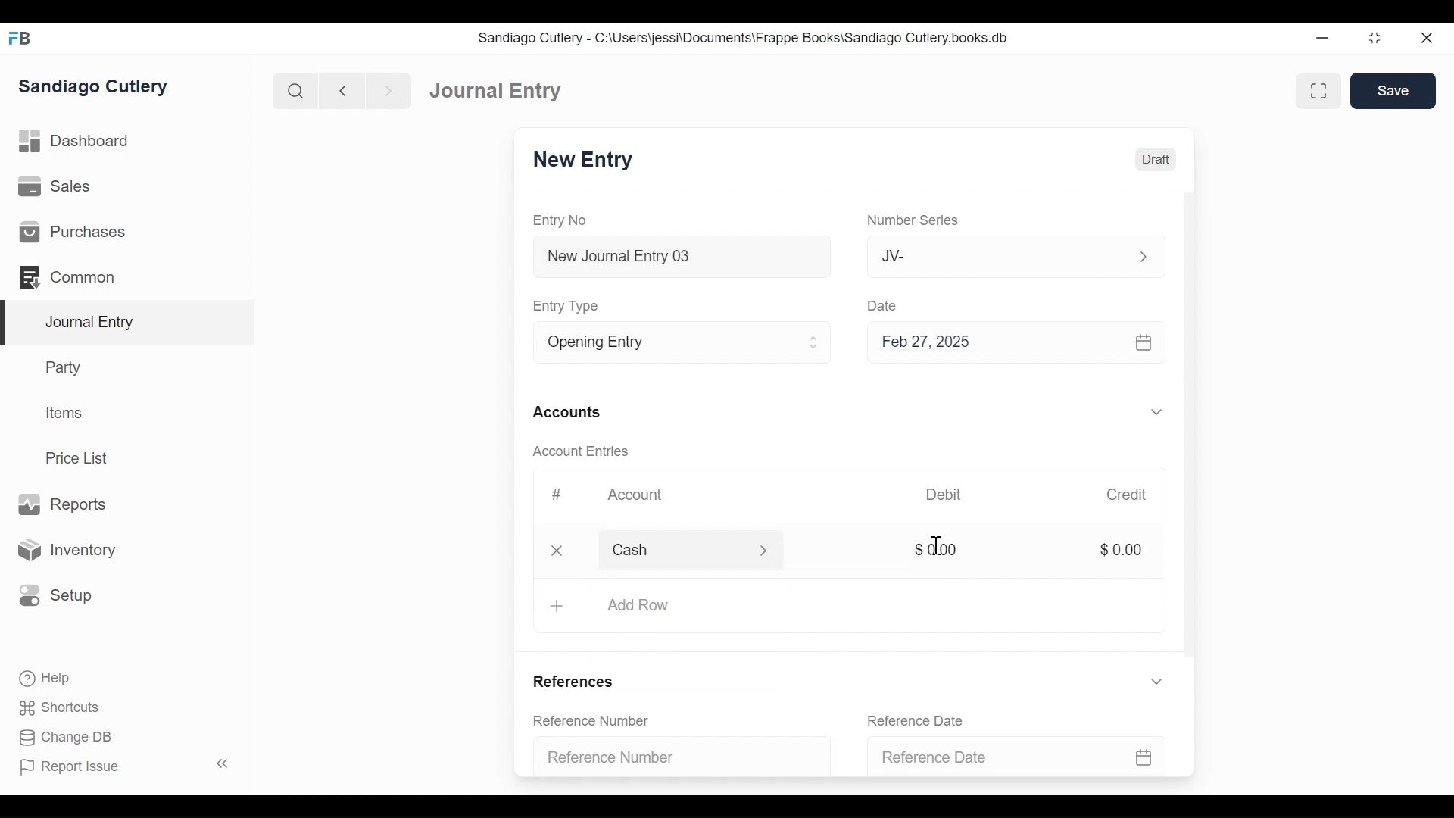  What do you see at coordinates (1157, 680) in the screenshot?
I see `Expand` at bounding box center [1157, 680].